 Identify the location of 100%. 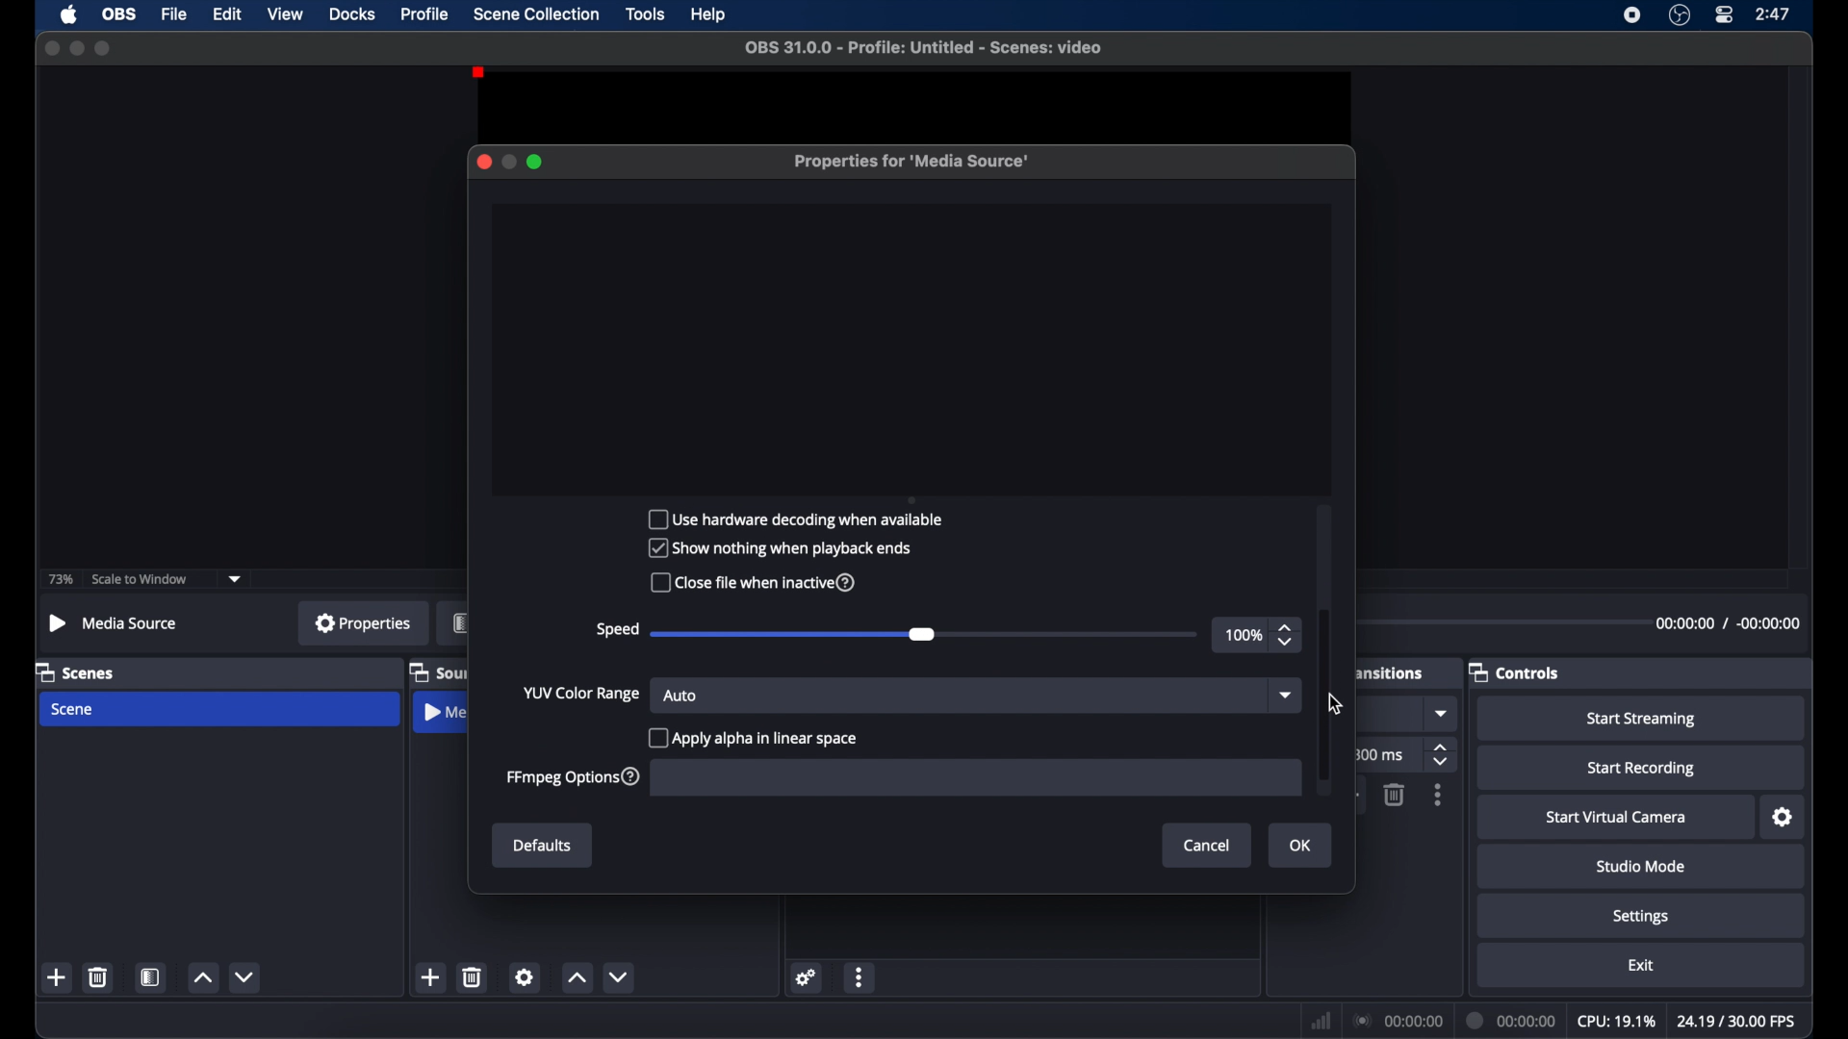
(1244, 636).